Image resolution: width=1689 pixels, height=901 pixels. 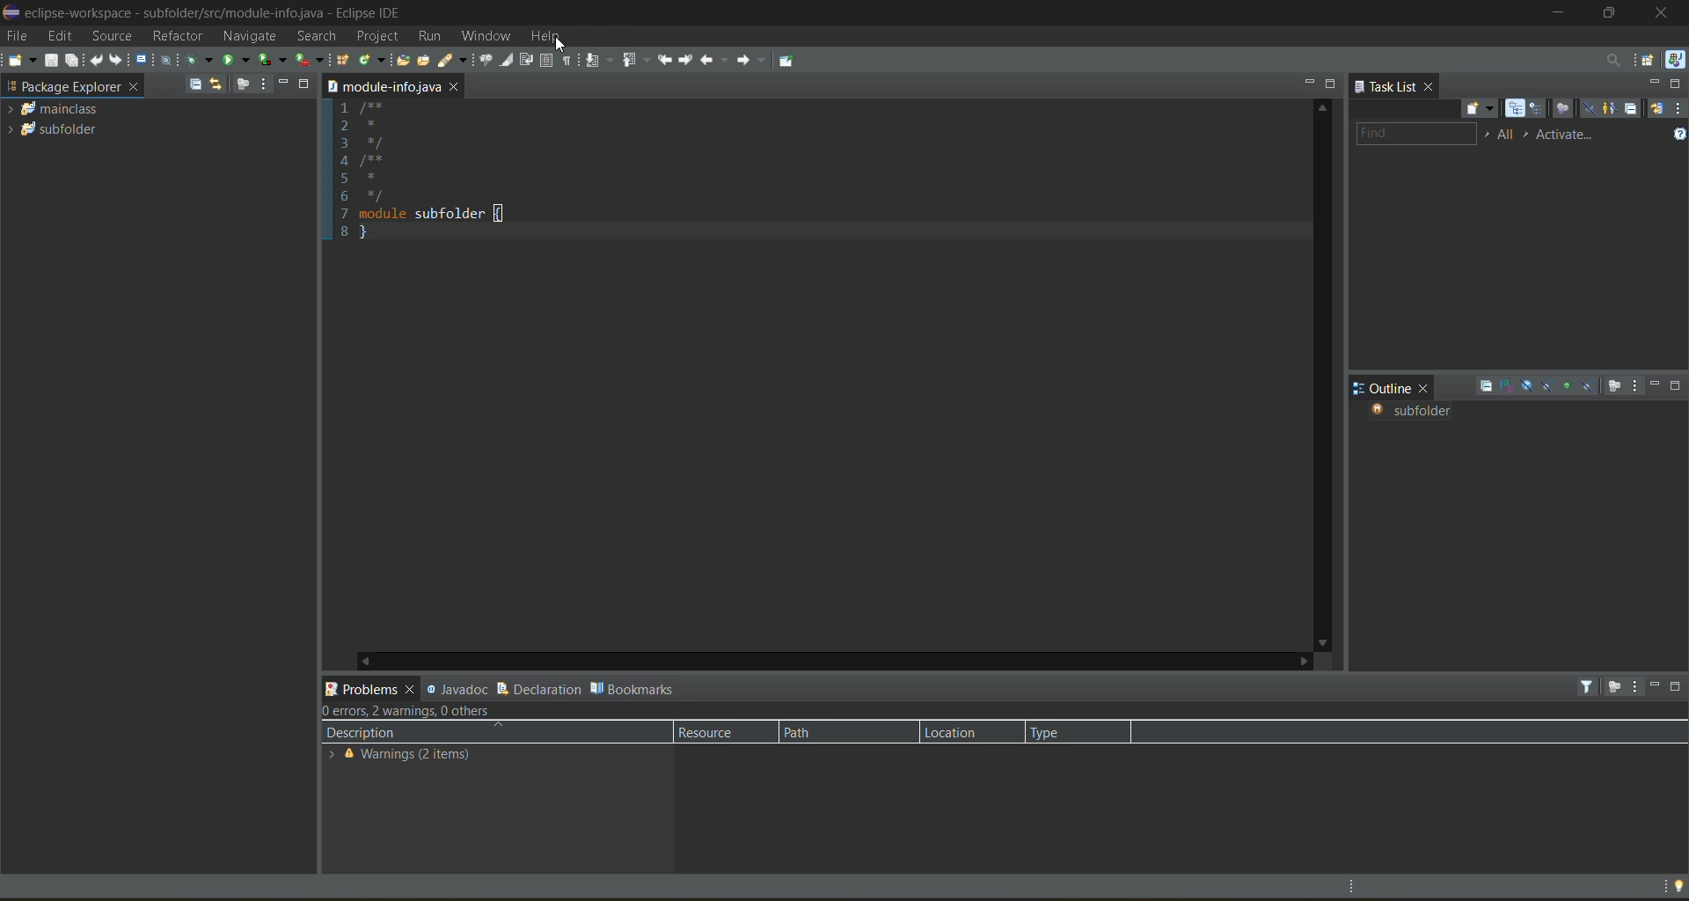 What do you see at coordinates (362, 691) in the screenshot?
I see `problems` at bounding box center [362, 691].